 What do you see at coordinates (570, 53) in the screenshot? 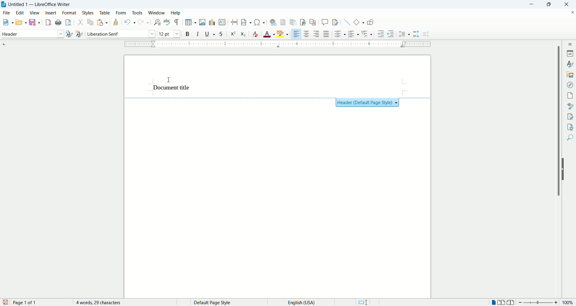
I see `properties` at bounding box center [570, 53].